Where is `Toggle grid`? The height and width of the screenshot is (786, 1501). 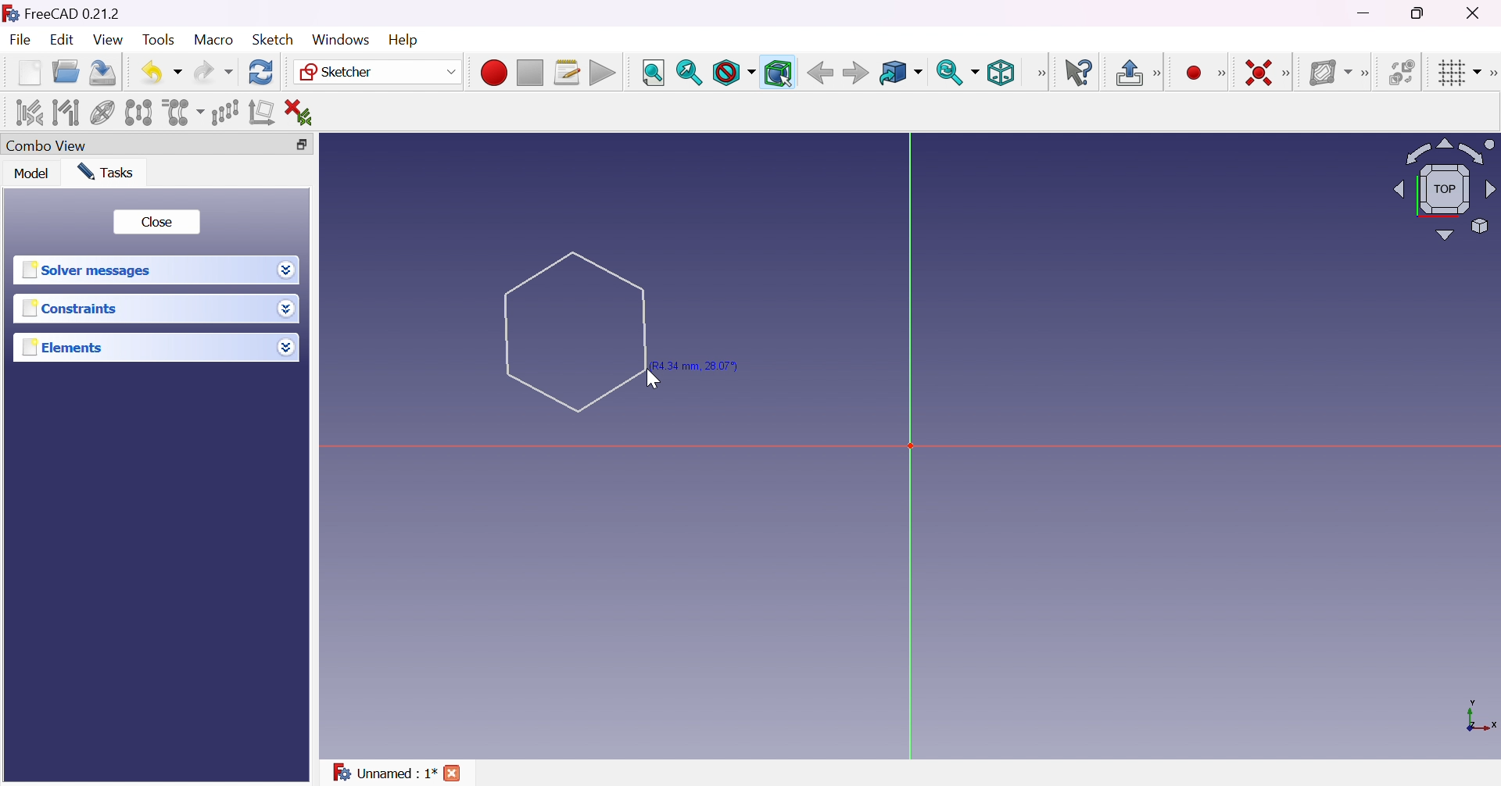
Toggle grid is located at coordinates (1460, 73).